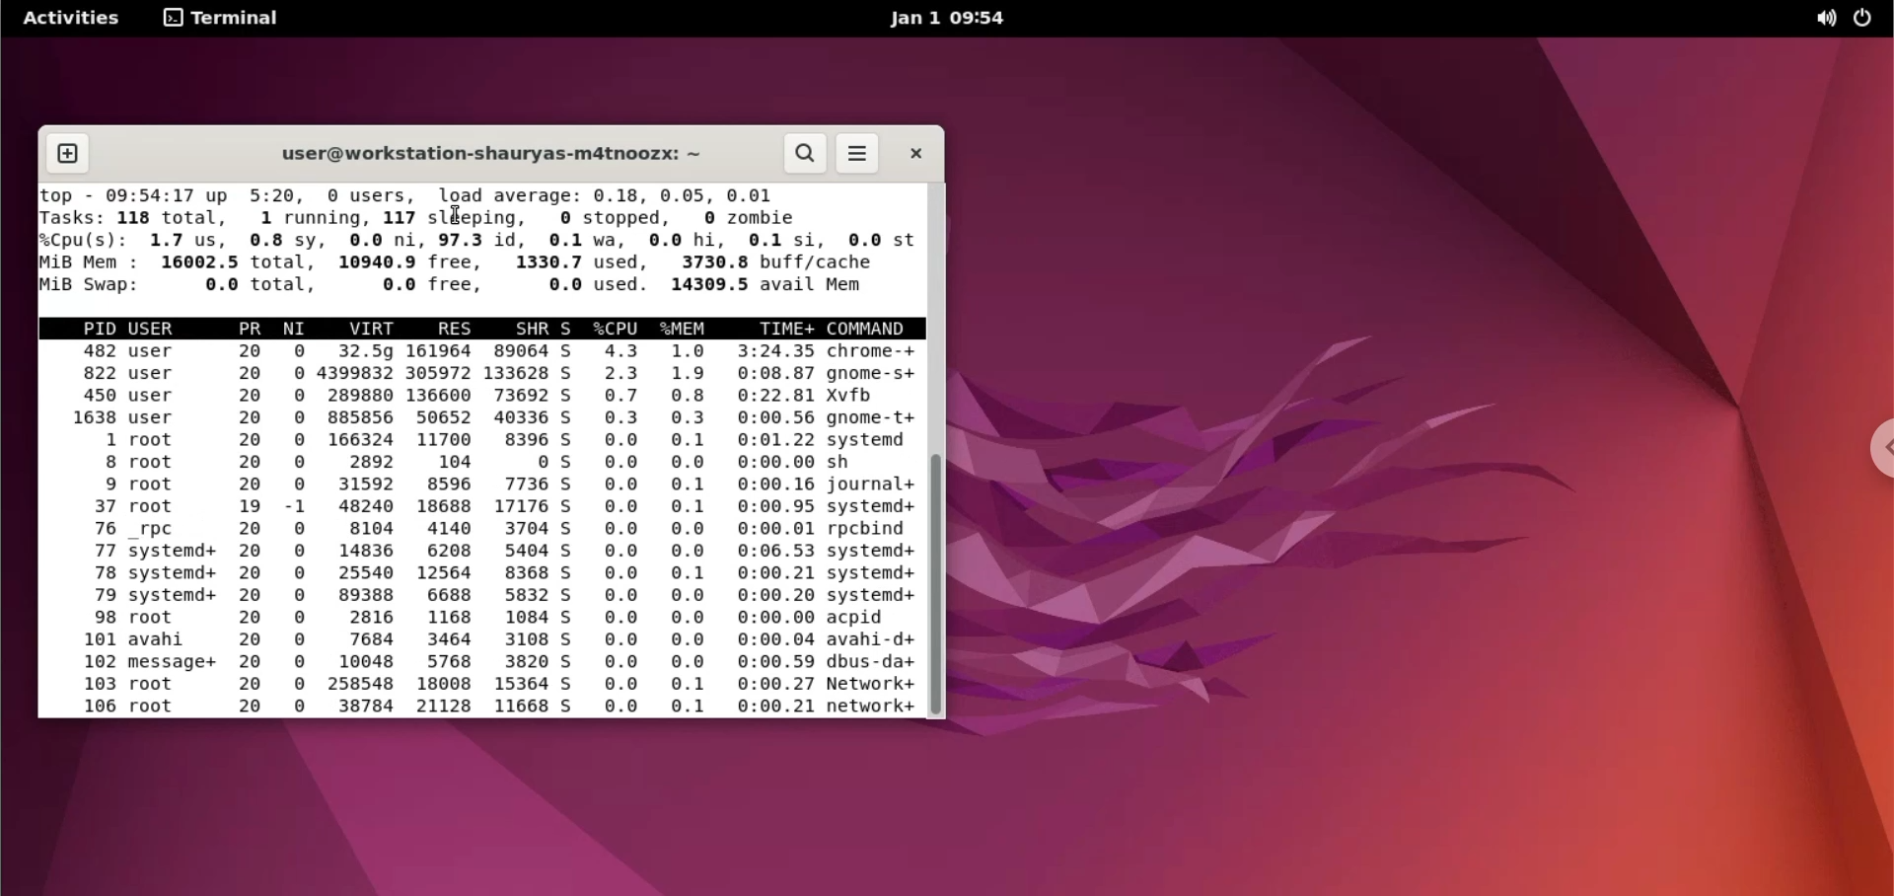 The image size is (1894, 896). What do you see at coordinates (378, 328) in the screenshot?
I see `VIRT` at bounding box center [378, 328].